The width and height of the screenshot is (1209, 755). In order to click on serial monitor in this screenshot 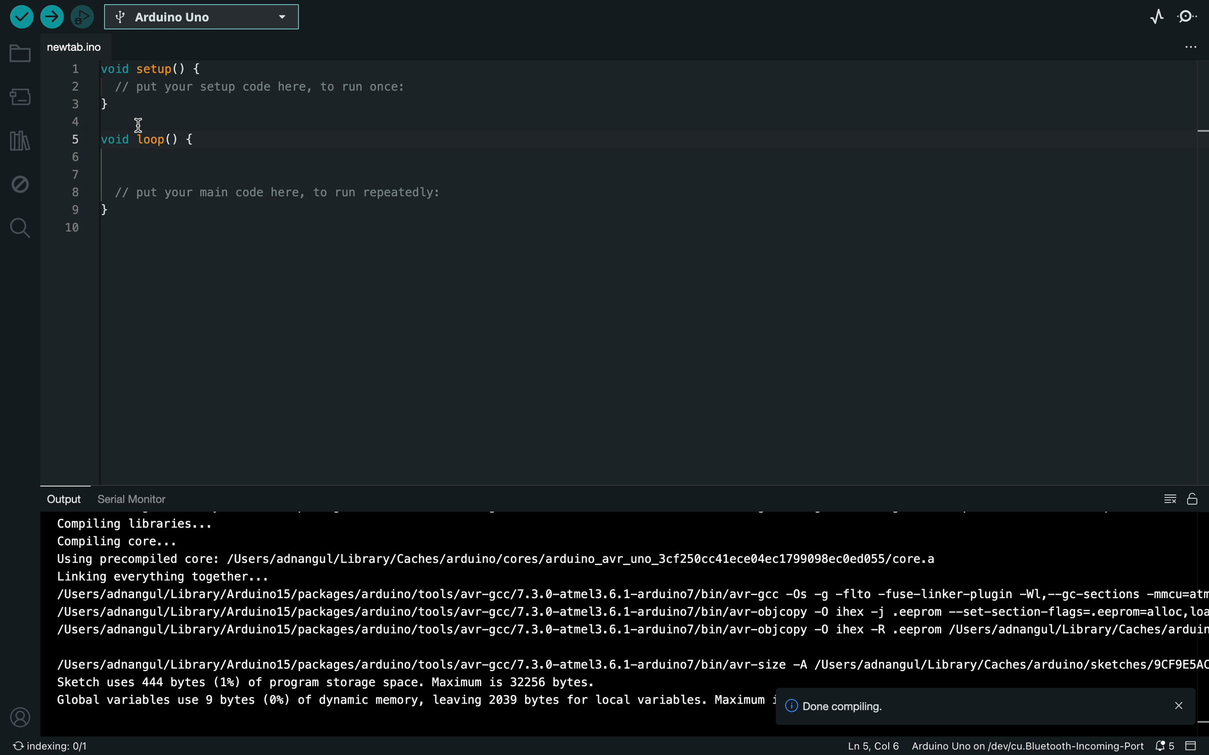, I will do `click(1189, 17)`.